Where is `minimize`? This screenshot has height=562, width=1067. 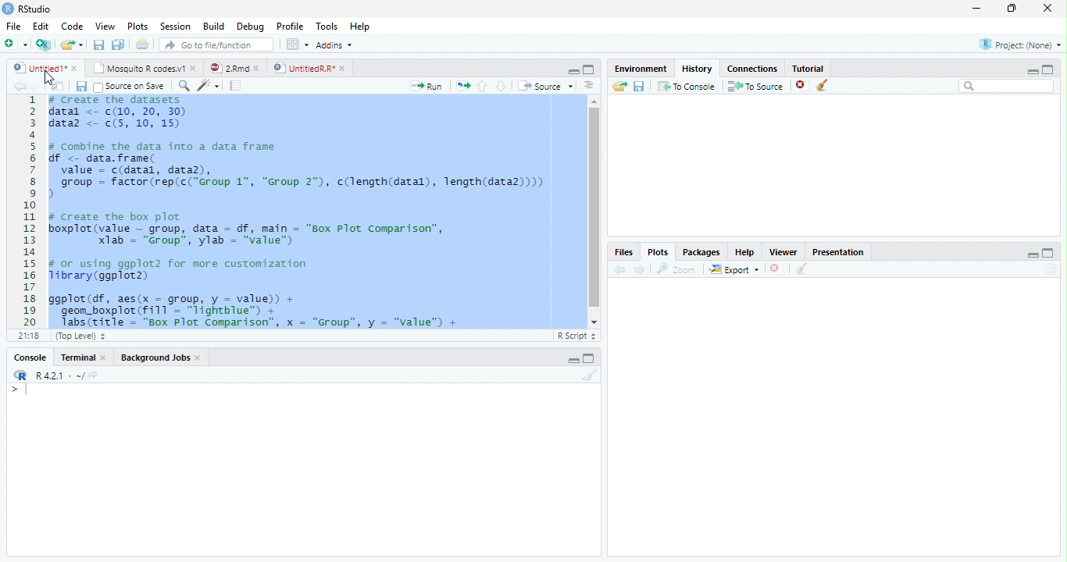 minimize is located at coordinates (977, 8).